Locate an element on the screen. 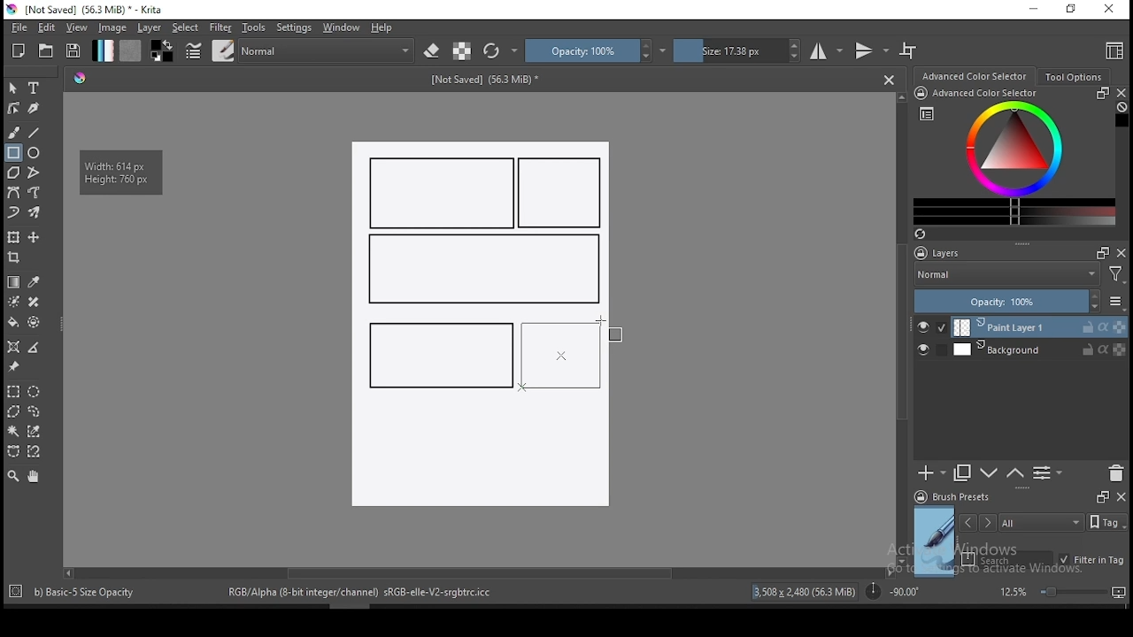 This screenshot has width=1133, height=637. brush presets is located at coordinates (958, 497).